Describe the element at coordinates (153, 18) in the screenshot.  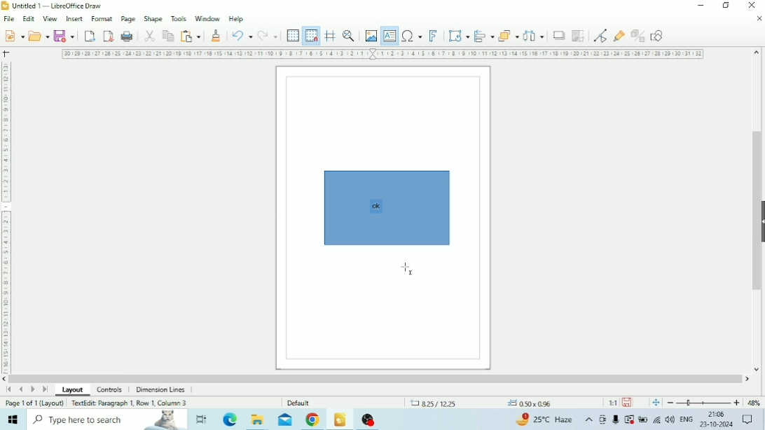
I see `Shape` at that location.